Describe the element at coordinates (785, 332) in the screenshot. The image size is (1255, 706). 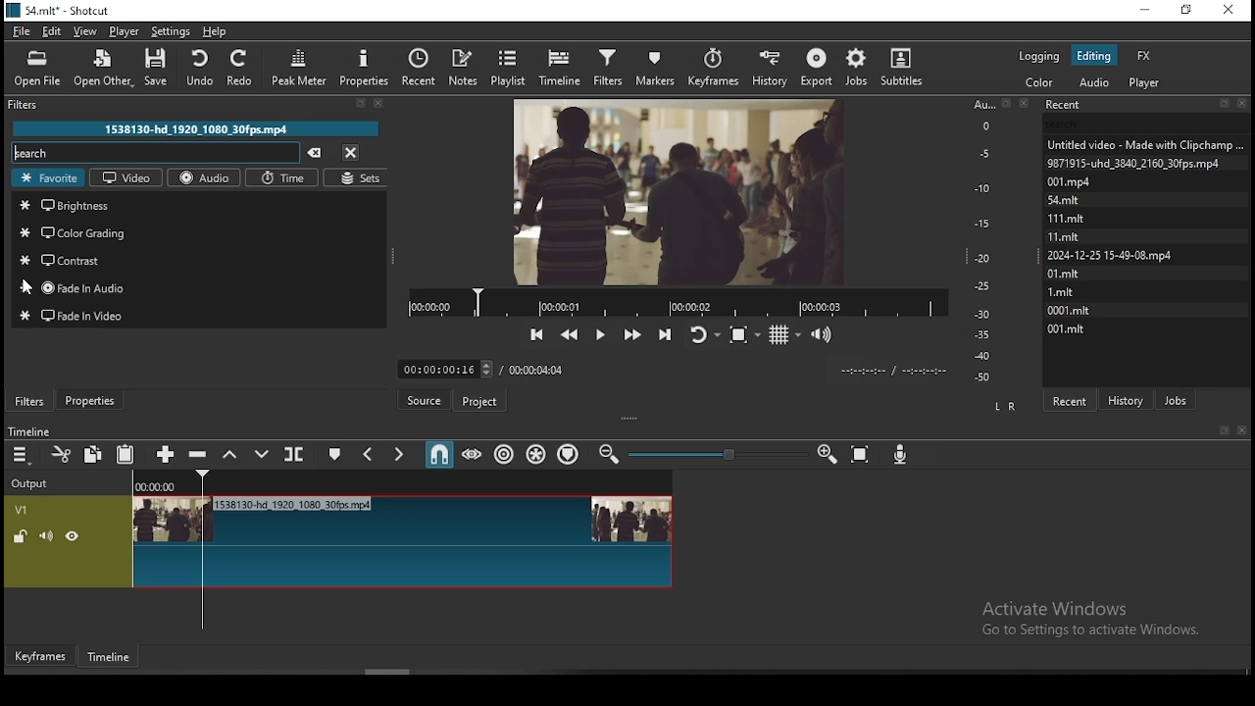
I see `toggle grid display on the player` at that location.